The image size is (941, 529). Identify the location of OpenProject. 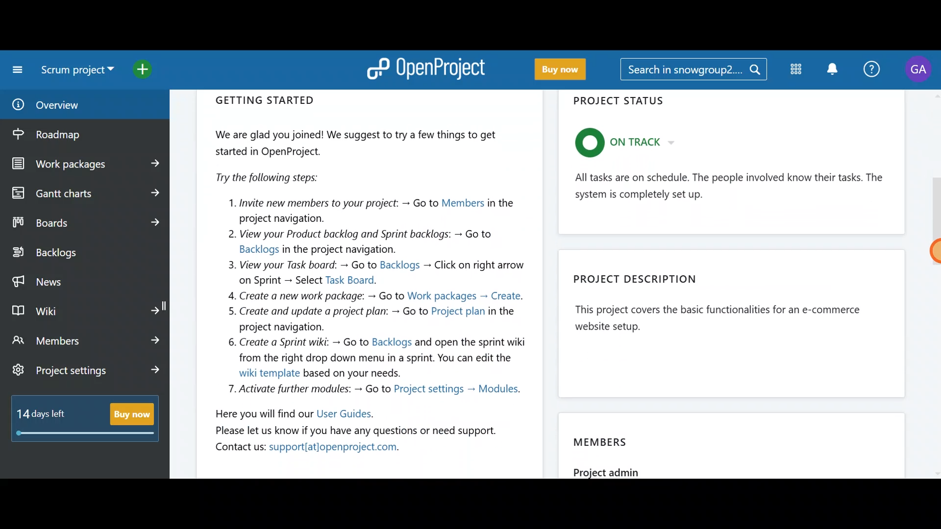
(429, 68).